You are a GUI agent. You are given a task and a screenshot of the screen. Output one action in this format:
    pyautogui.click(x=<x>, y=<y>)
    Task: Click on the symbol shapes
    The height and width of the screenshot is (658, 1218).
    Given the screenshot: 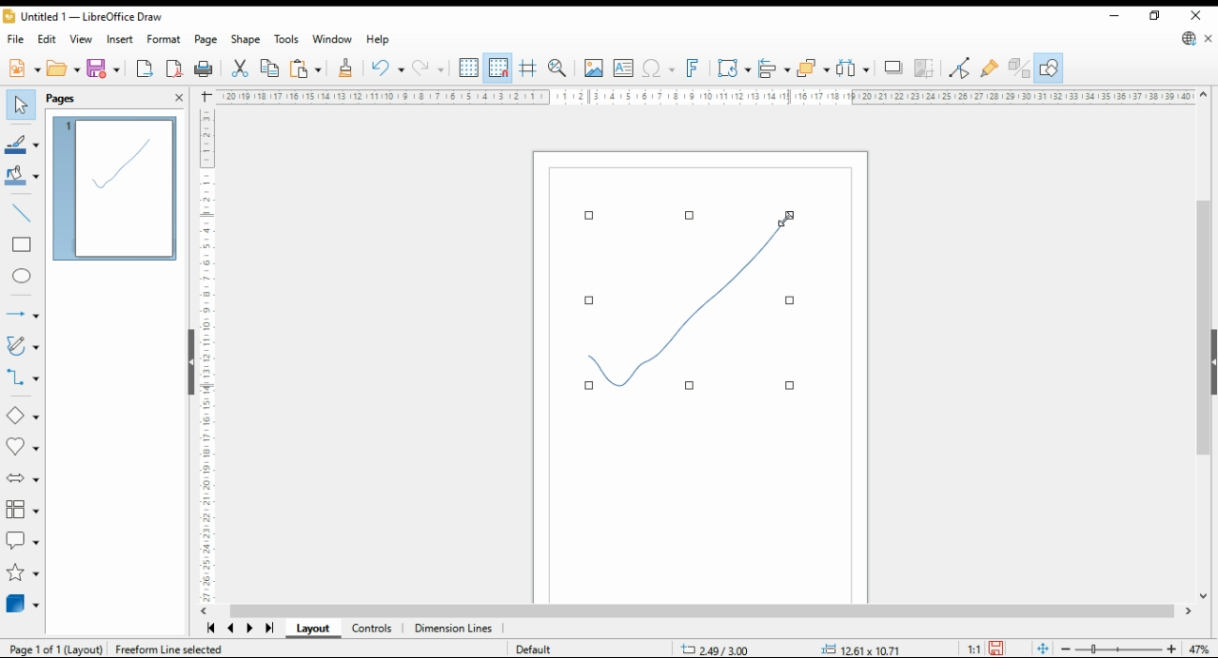 What is the action you would take?
    pyautogui.click(x=22, y=448)
    